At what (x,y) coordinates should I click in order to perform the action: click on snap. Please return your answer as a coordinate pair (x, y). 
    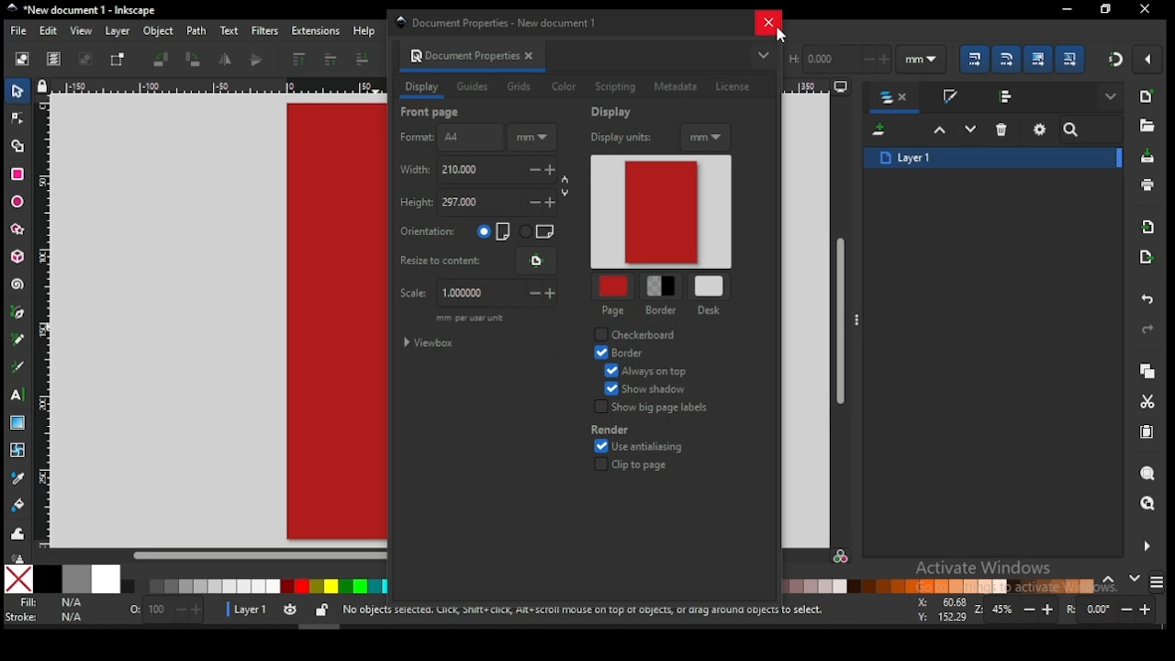
    Looking at the image, I should click on (1116, 59).